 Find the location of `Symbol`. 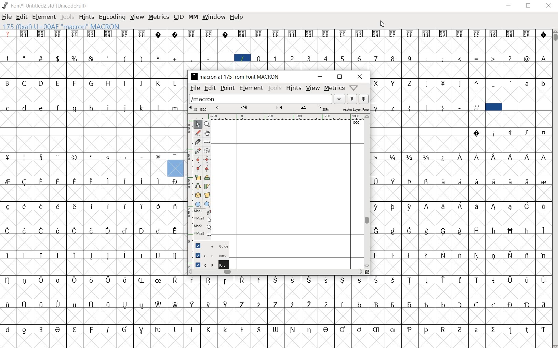

Symbol is located at coordinates (141, 34).